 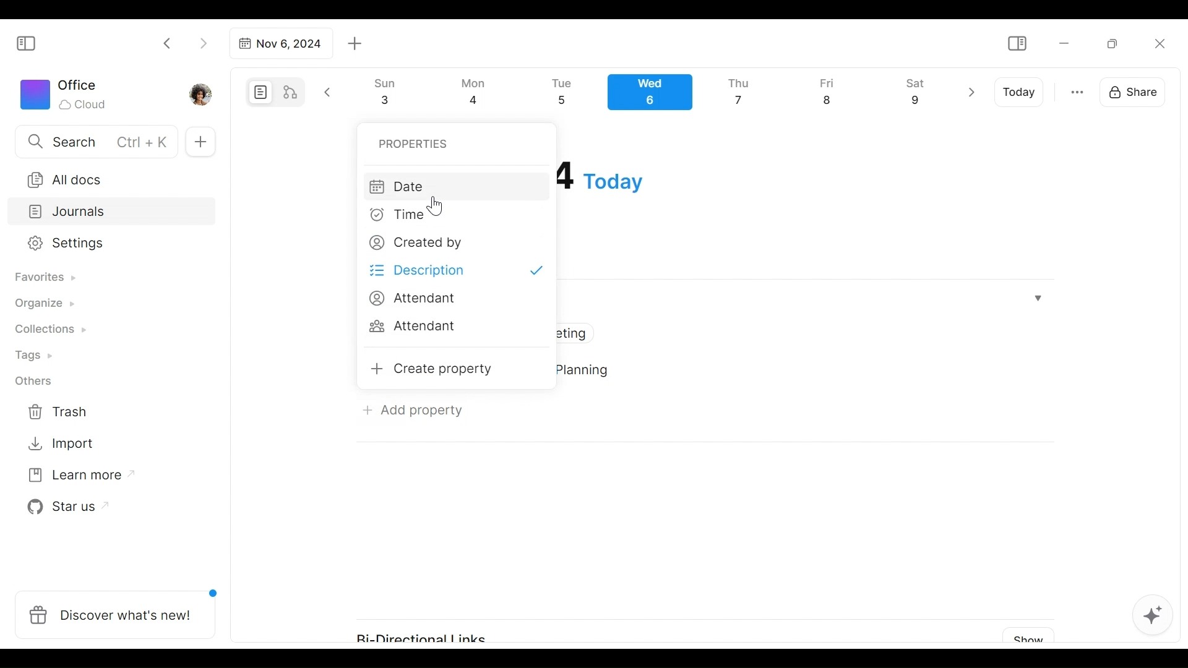 What do you see at coordinates (355, 44) in the screenshot?
I see `Add new tab` at bounding box center [355, 44].